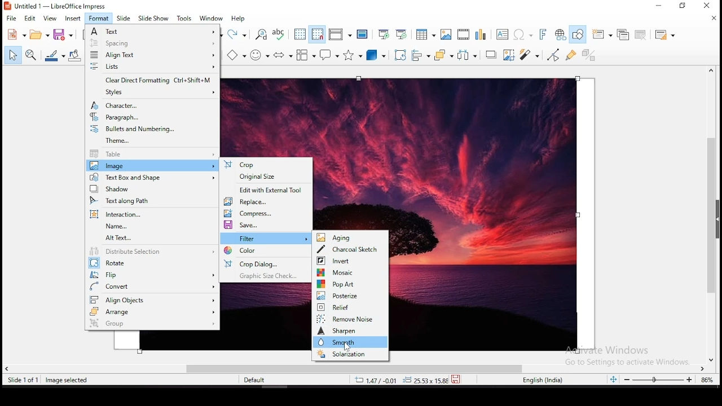  What do you see at coordinates (543, 380) in the screenshot?
I see `english (india)` at bounding box center [543, 380].